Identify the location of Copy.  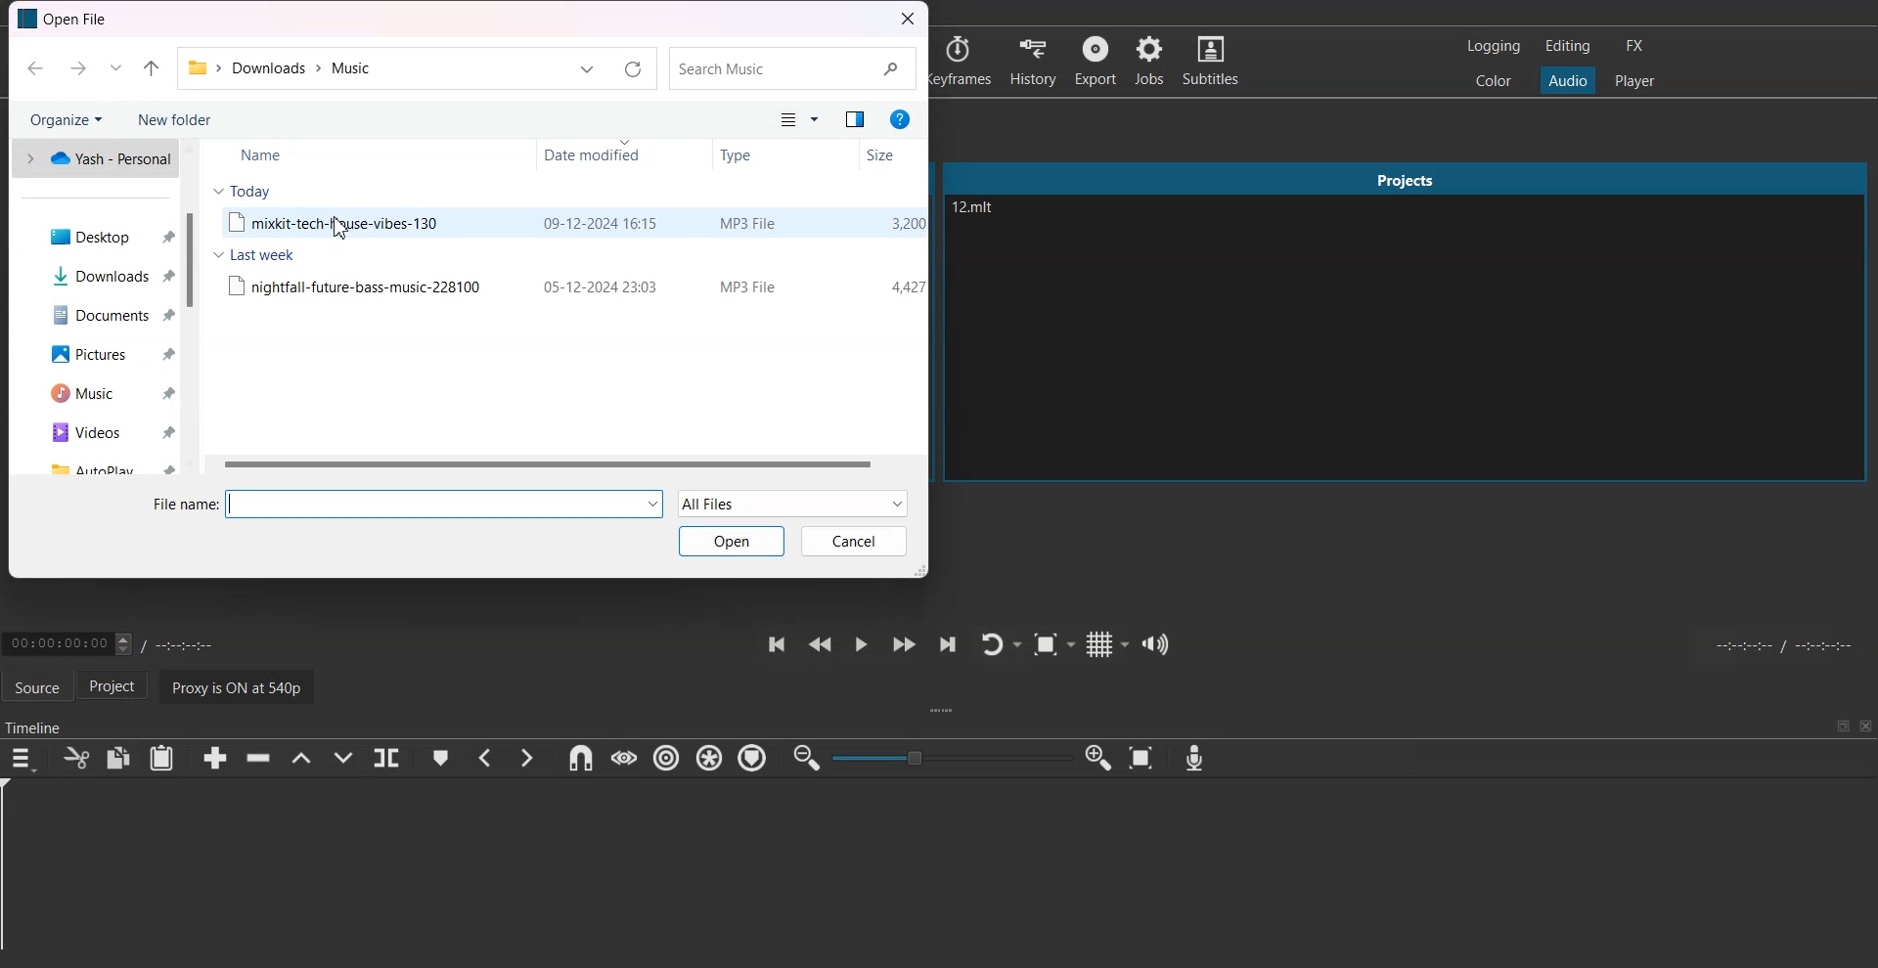
(119, 757).